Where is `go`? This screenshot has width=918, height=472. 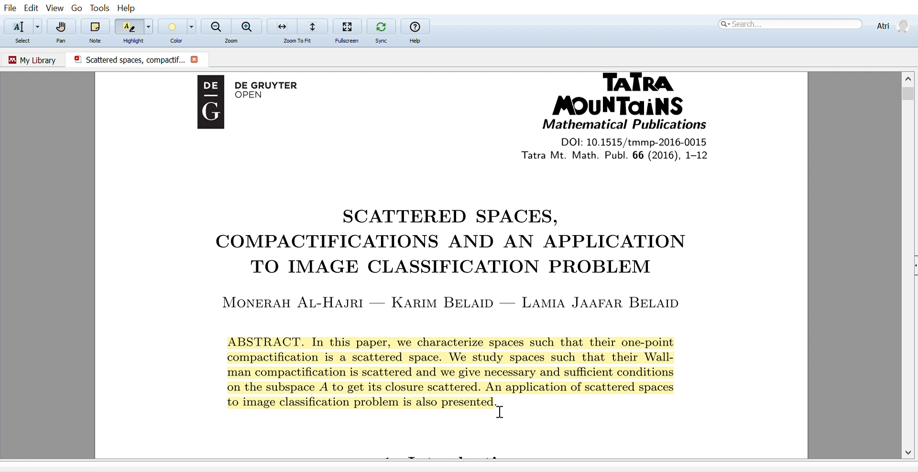 go is located at coordinates (77, 9).